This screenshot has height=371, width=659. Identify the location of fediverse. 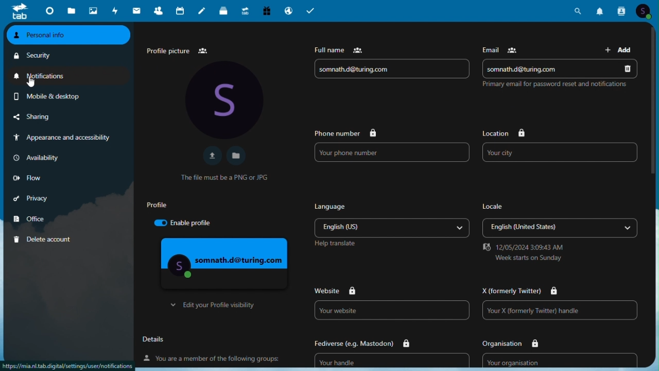
(393, 343).